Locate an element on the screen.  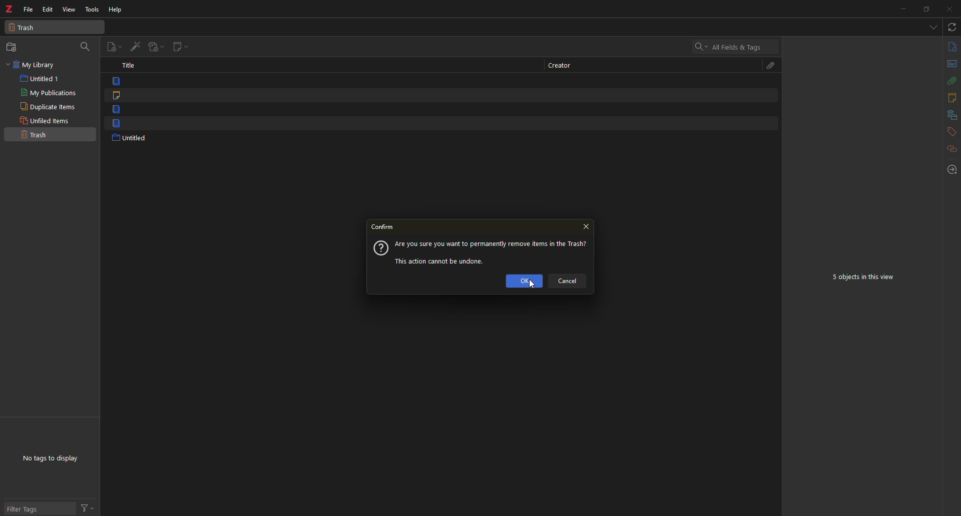
New collection is located at coordinates (14, 47).